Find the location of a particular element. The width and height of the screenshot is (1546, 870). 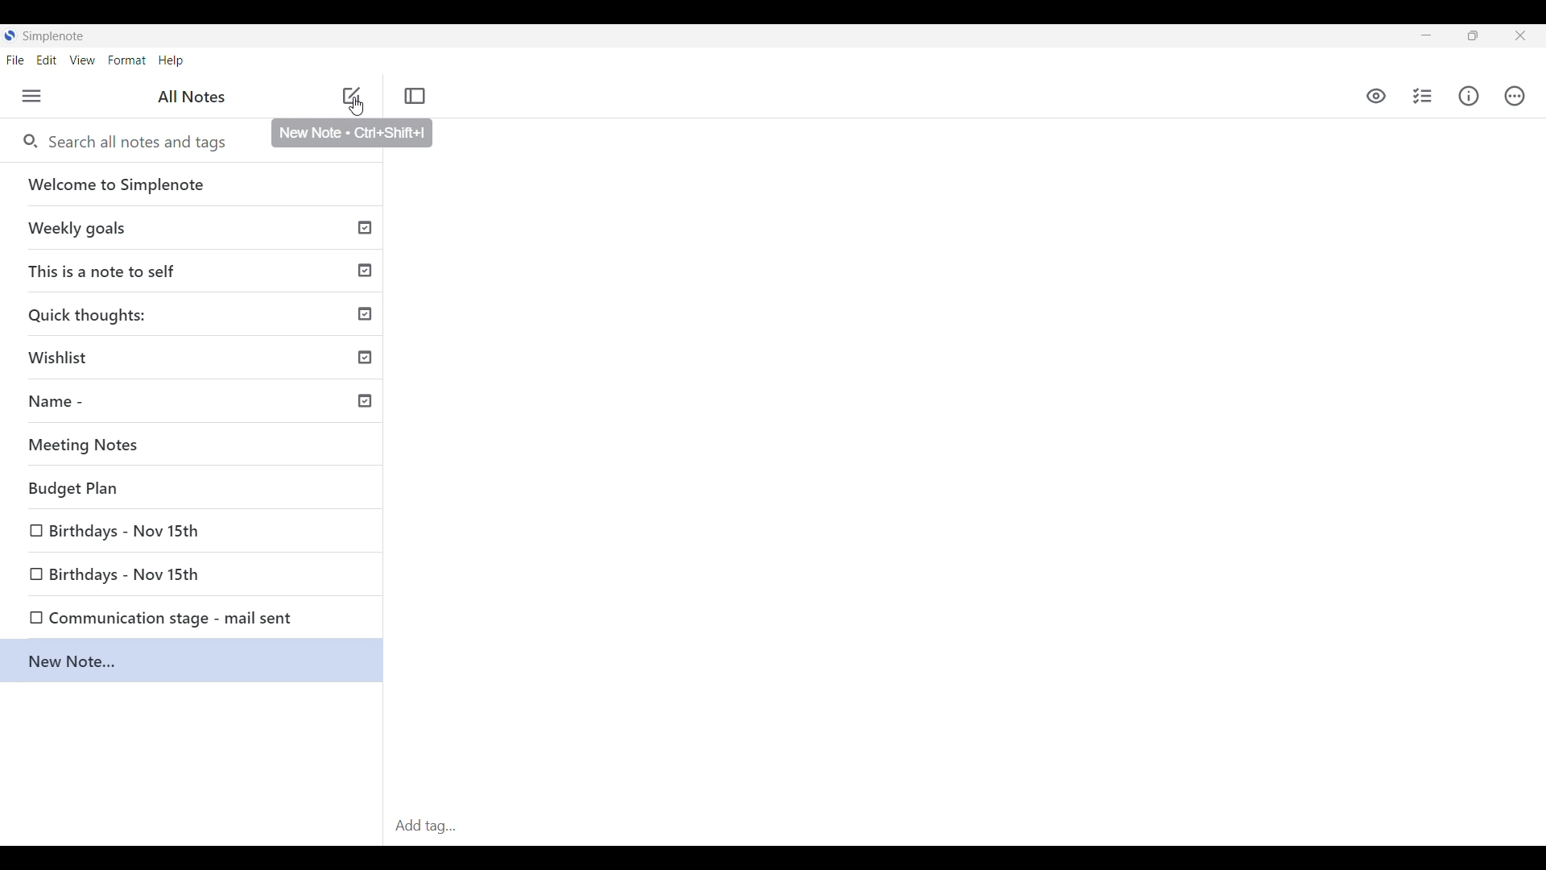

Communication stage - mail sent is located at coordinates (155, 615).